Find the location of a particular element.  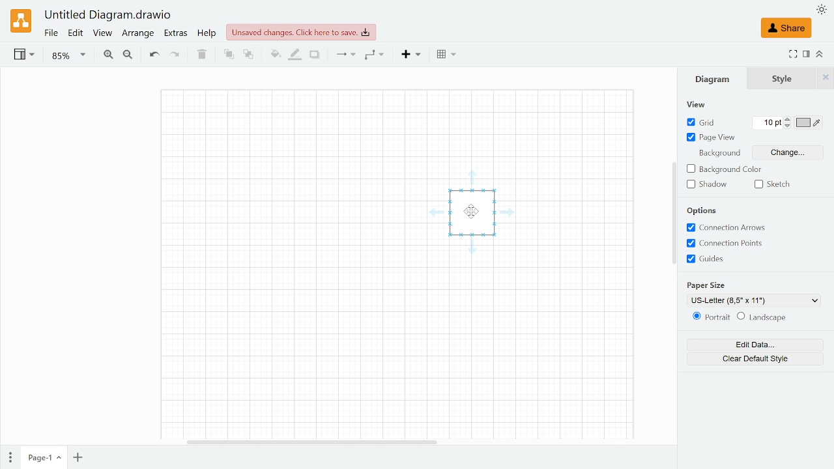

Paper size options is located at coordinates (817, 300).